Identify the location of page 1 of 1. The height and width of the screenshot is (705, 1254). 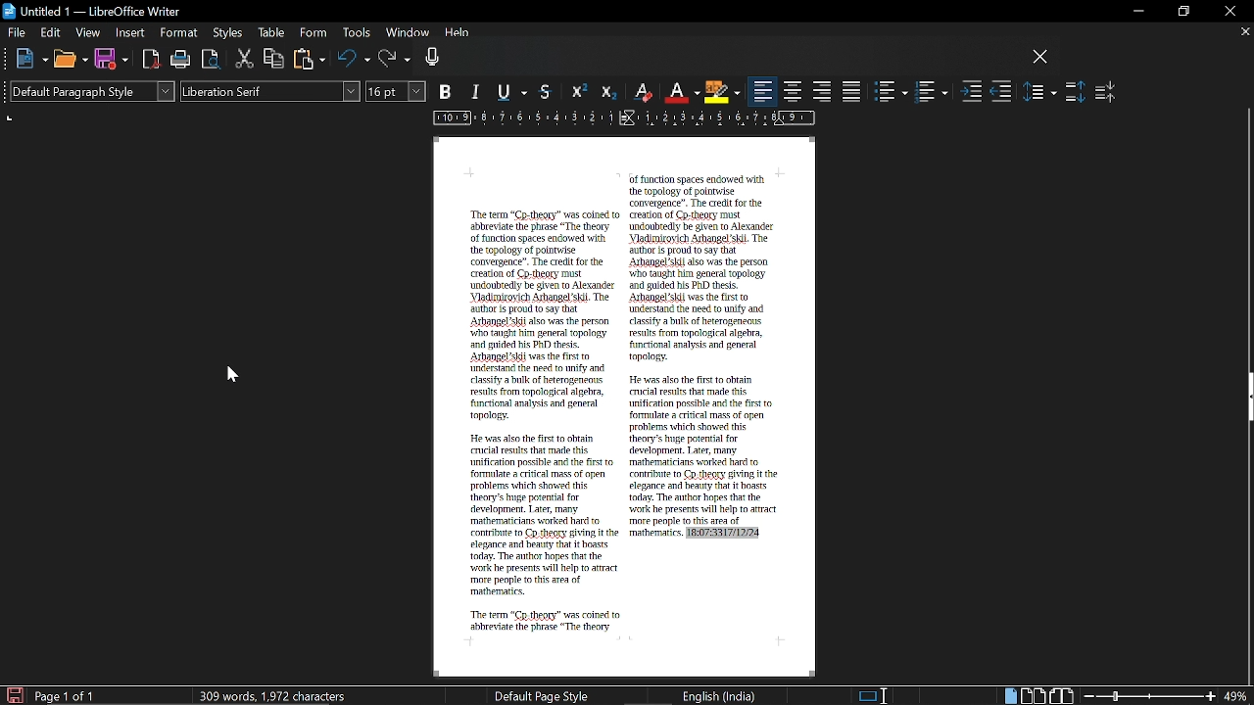
(69, 696).